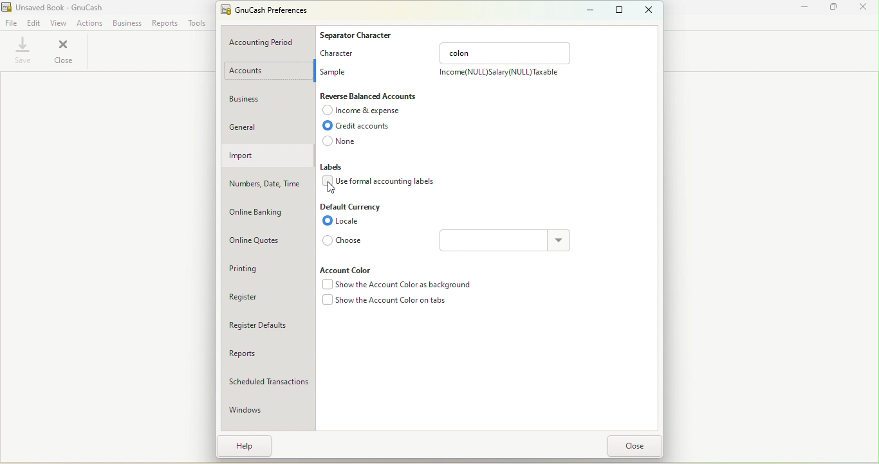 The height and width of the screenshot is (464, 879). I want to click on Locale, so click(346, 222).